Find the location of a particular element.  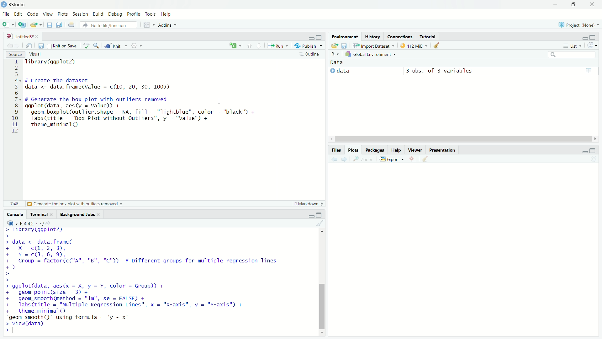

downward is located at coordinates (261, 46).